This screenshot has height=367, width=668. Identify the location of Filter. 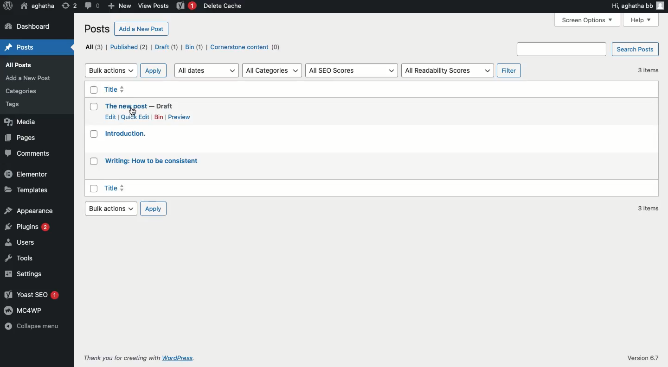
(509, 70).